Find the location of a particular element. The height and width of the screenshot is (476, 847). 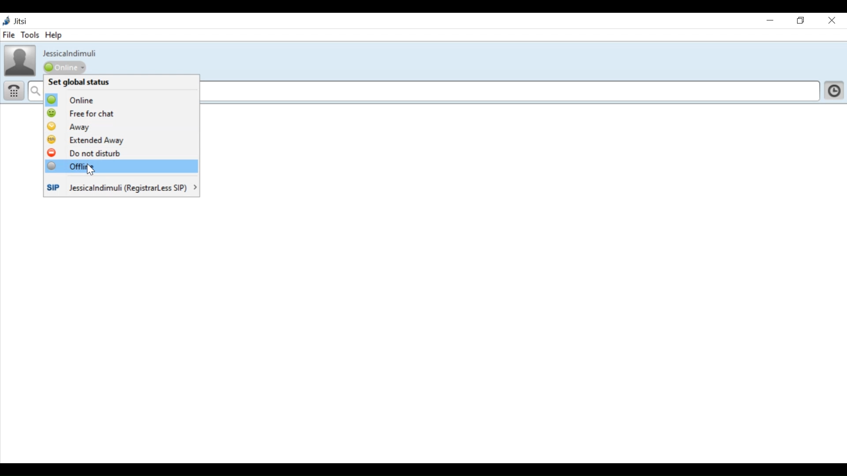

Dial pad is located at coordinates (15, 90).